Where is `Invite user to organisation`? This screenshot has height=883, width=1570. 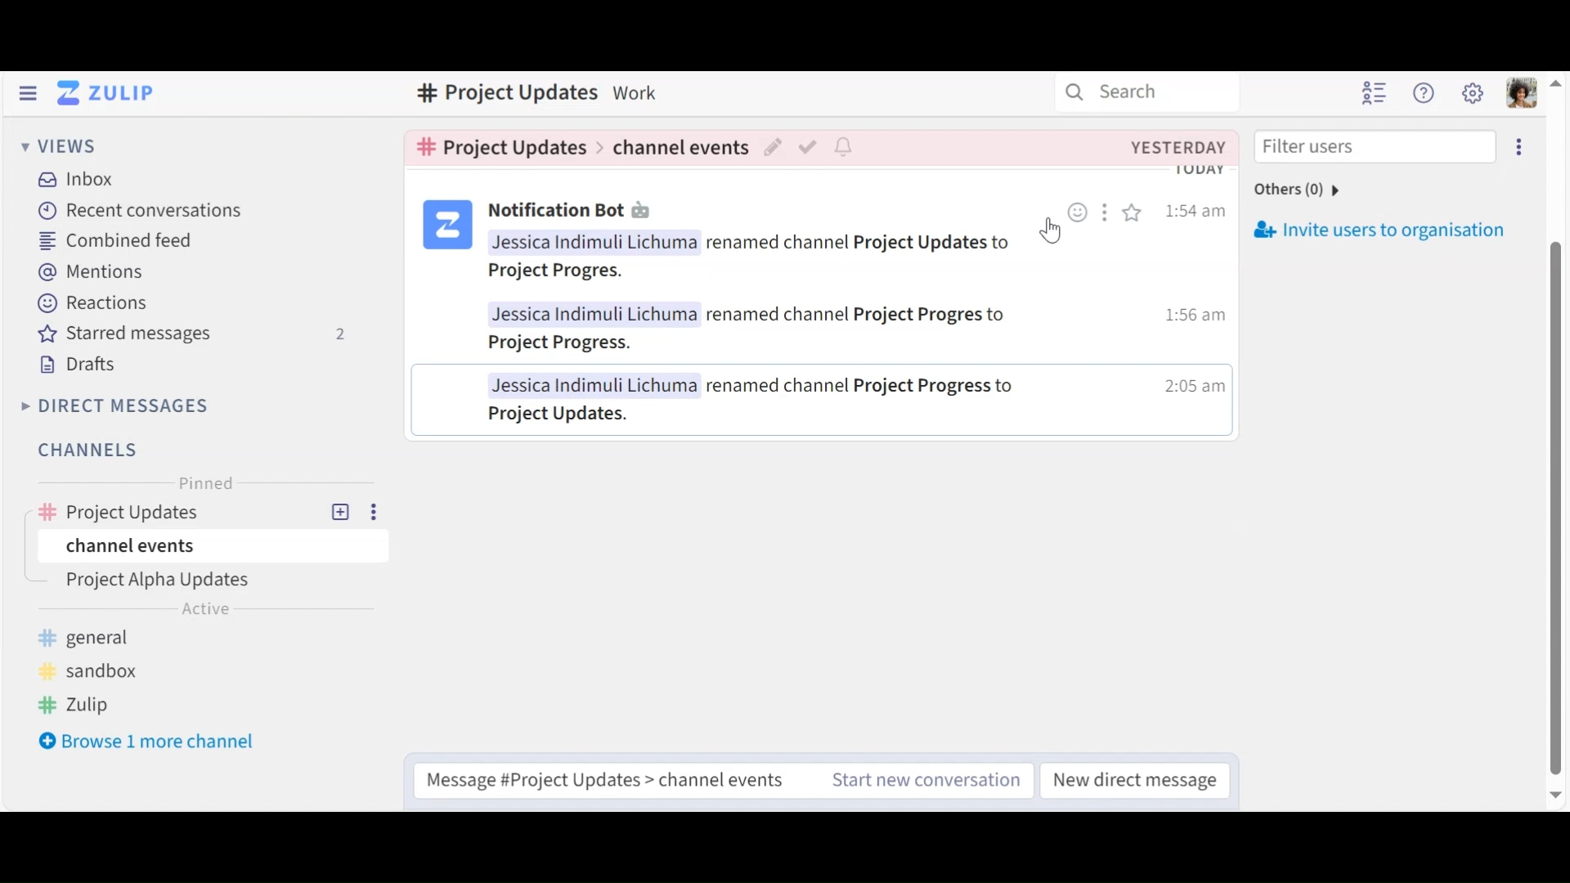
Invite user to organisation is located at coordinates (1518, 149).